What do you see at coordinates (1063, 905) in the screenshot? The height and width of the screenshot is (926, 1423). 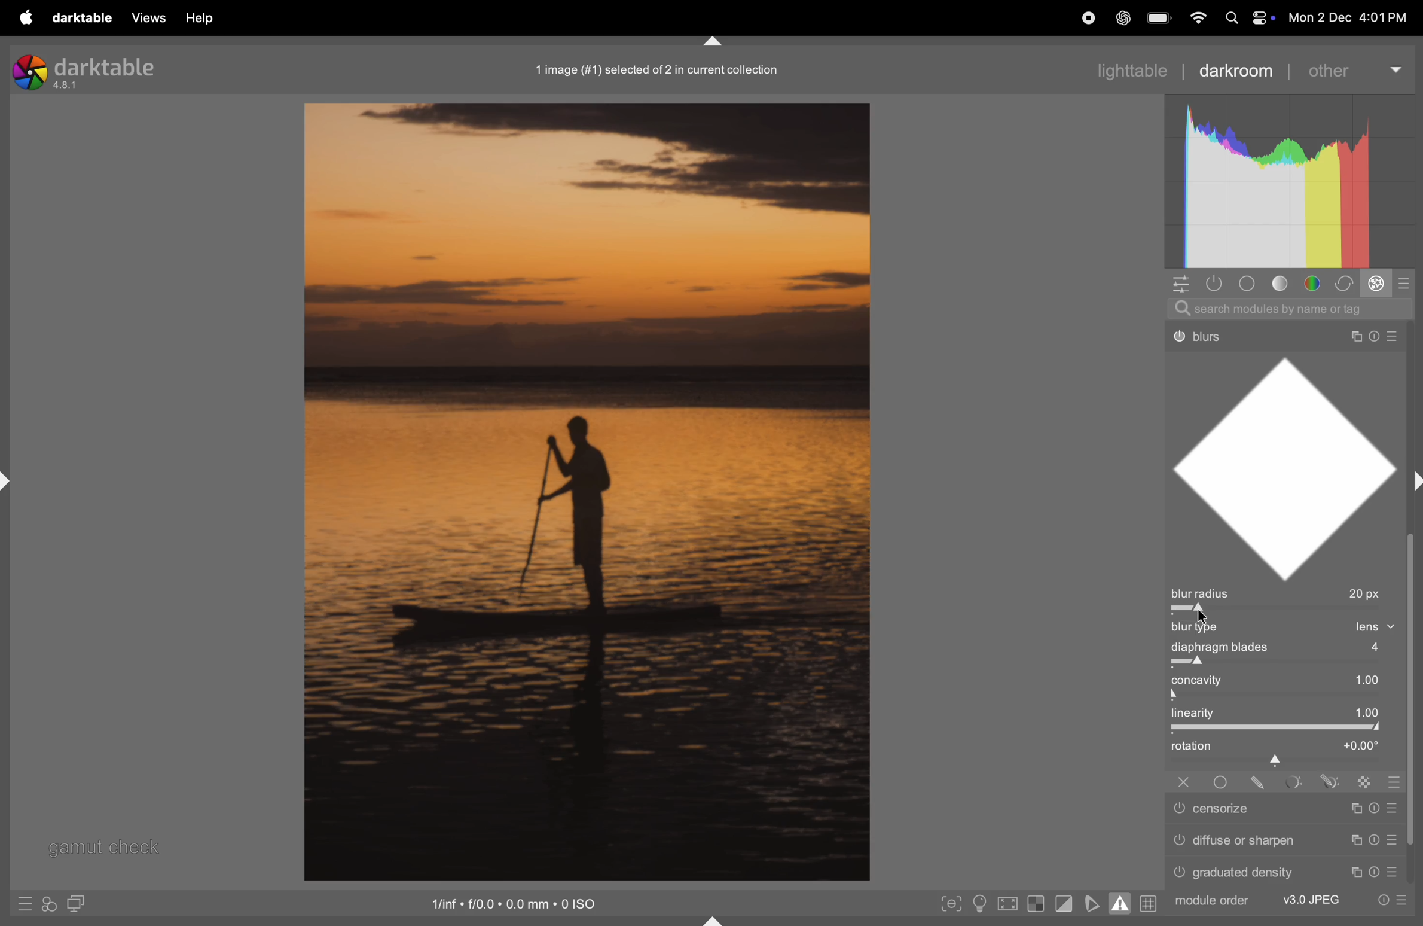 I see `toggle clipping indication` at bounding box center [1063, 905].